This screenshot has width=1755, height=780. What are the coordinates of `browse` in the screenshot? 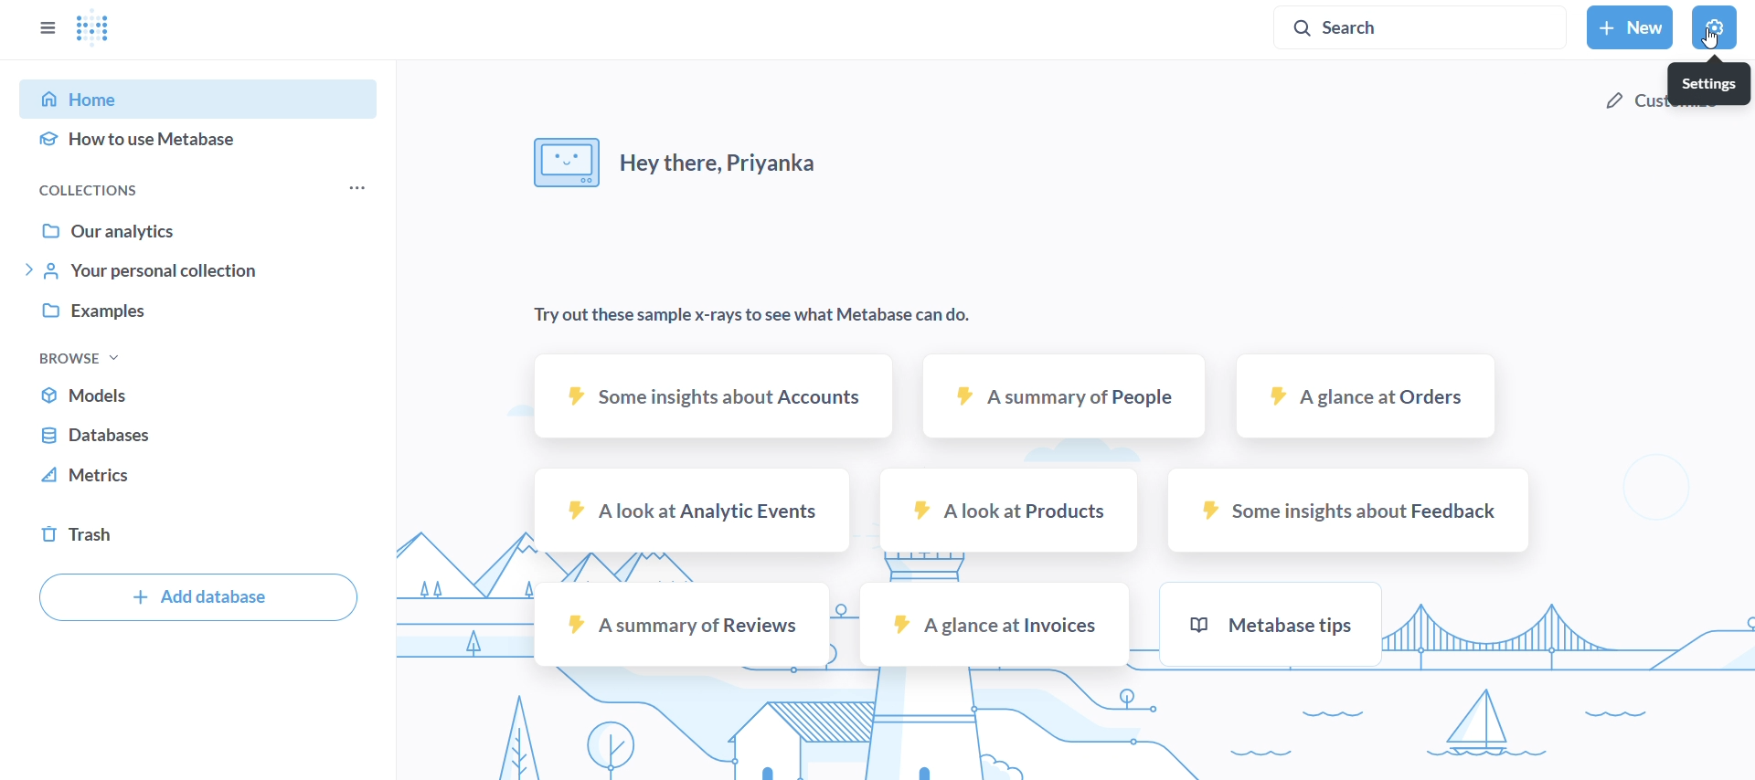 It's located at (83, 355).